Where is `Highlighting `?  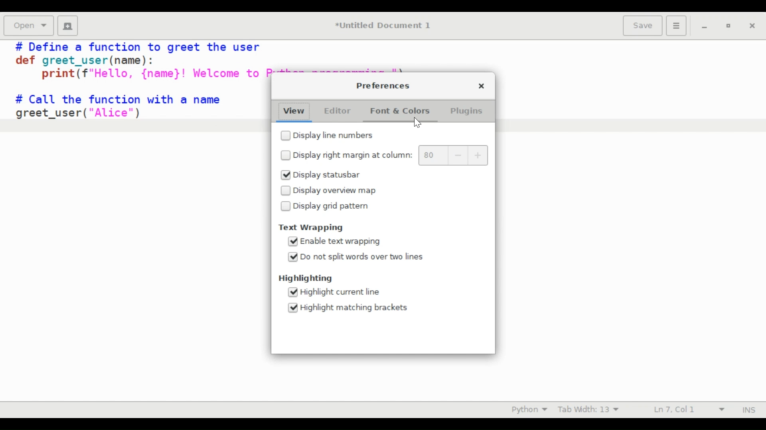 Highlighting  is located at coordinates (306, 279).